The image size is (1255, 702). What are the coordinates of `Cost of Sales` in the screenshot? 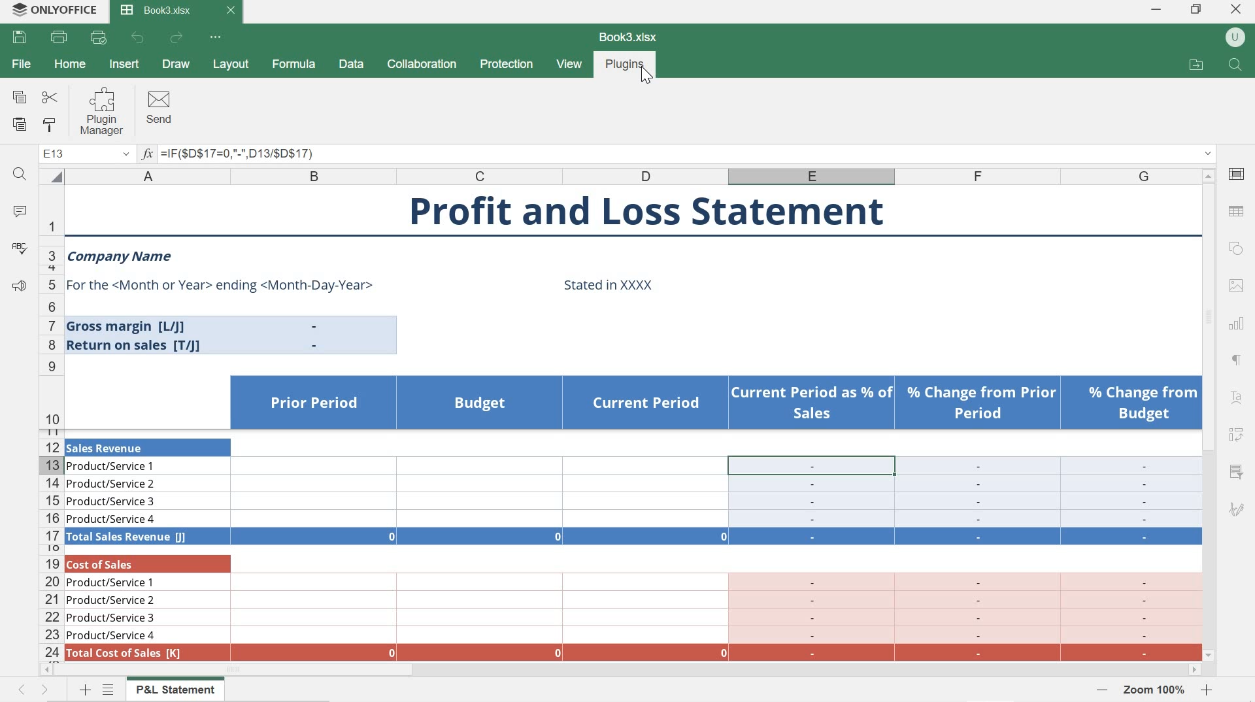 It's located at (109, 565).